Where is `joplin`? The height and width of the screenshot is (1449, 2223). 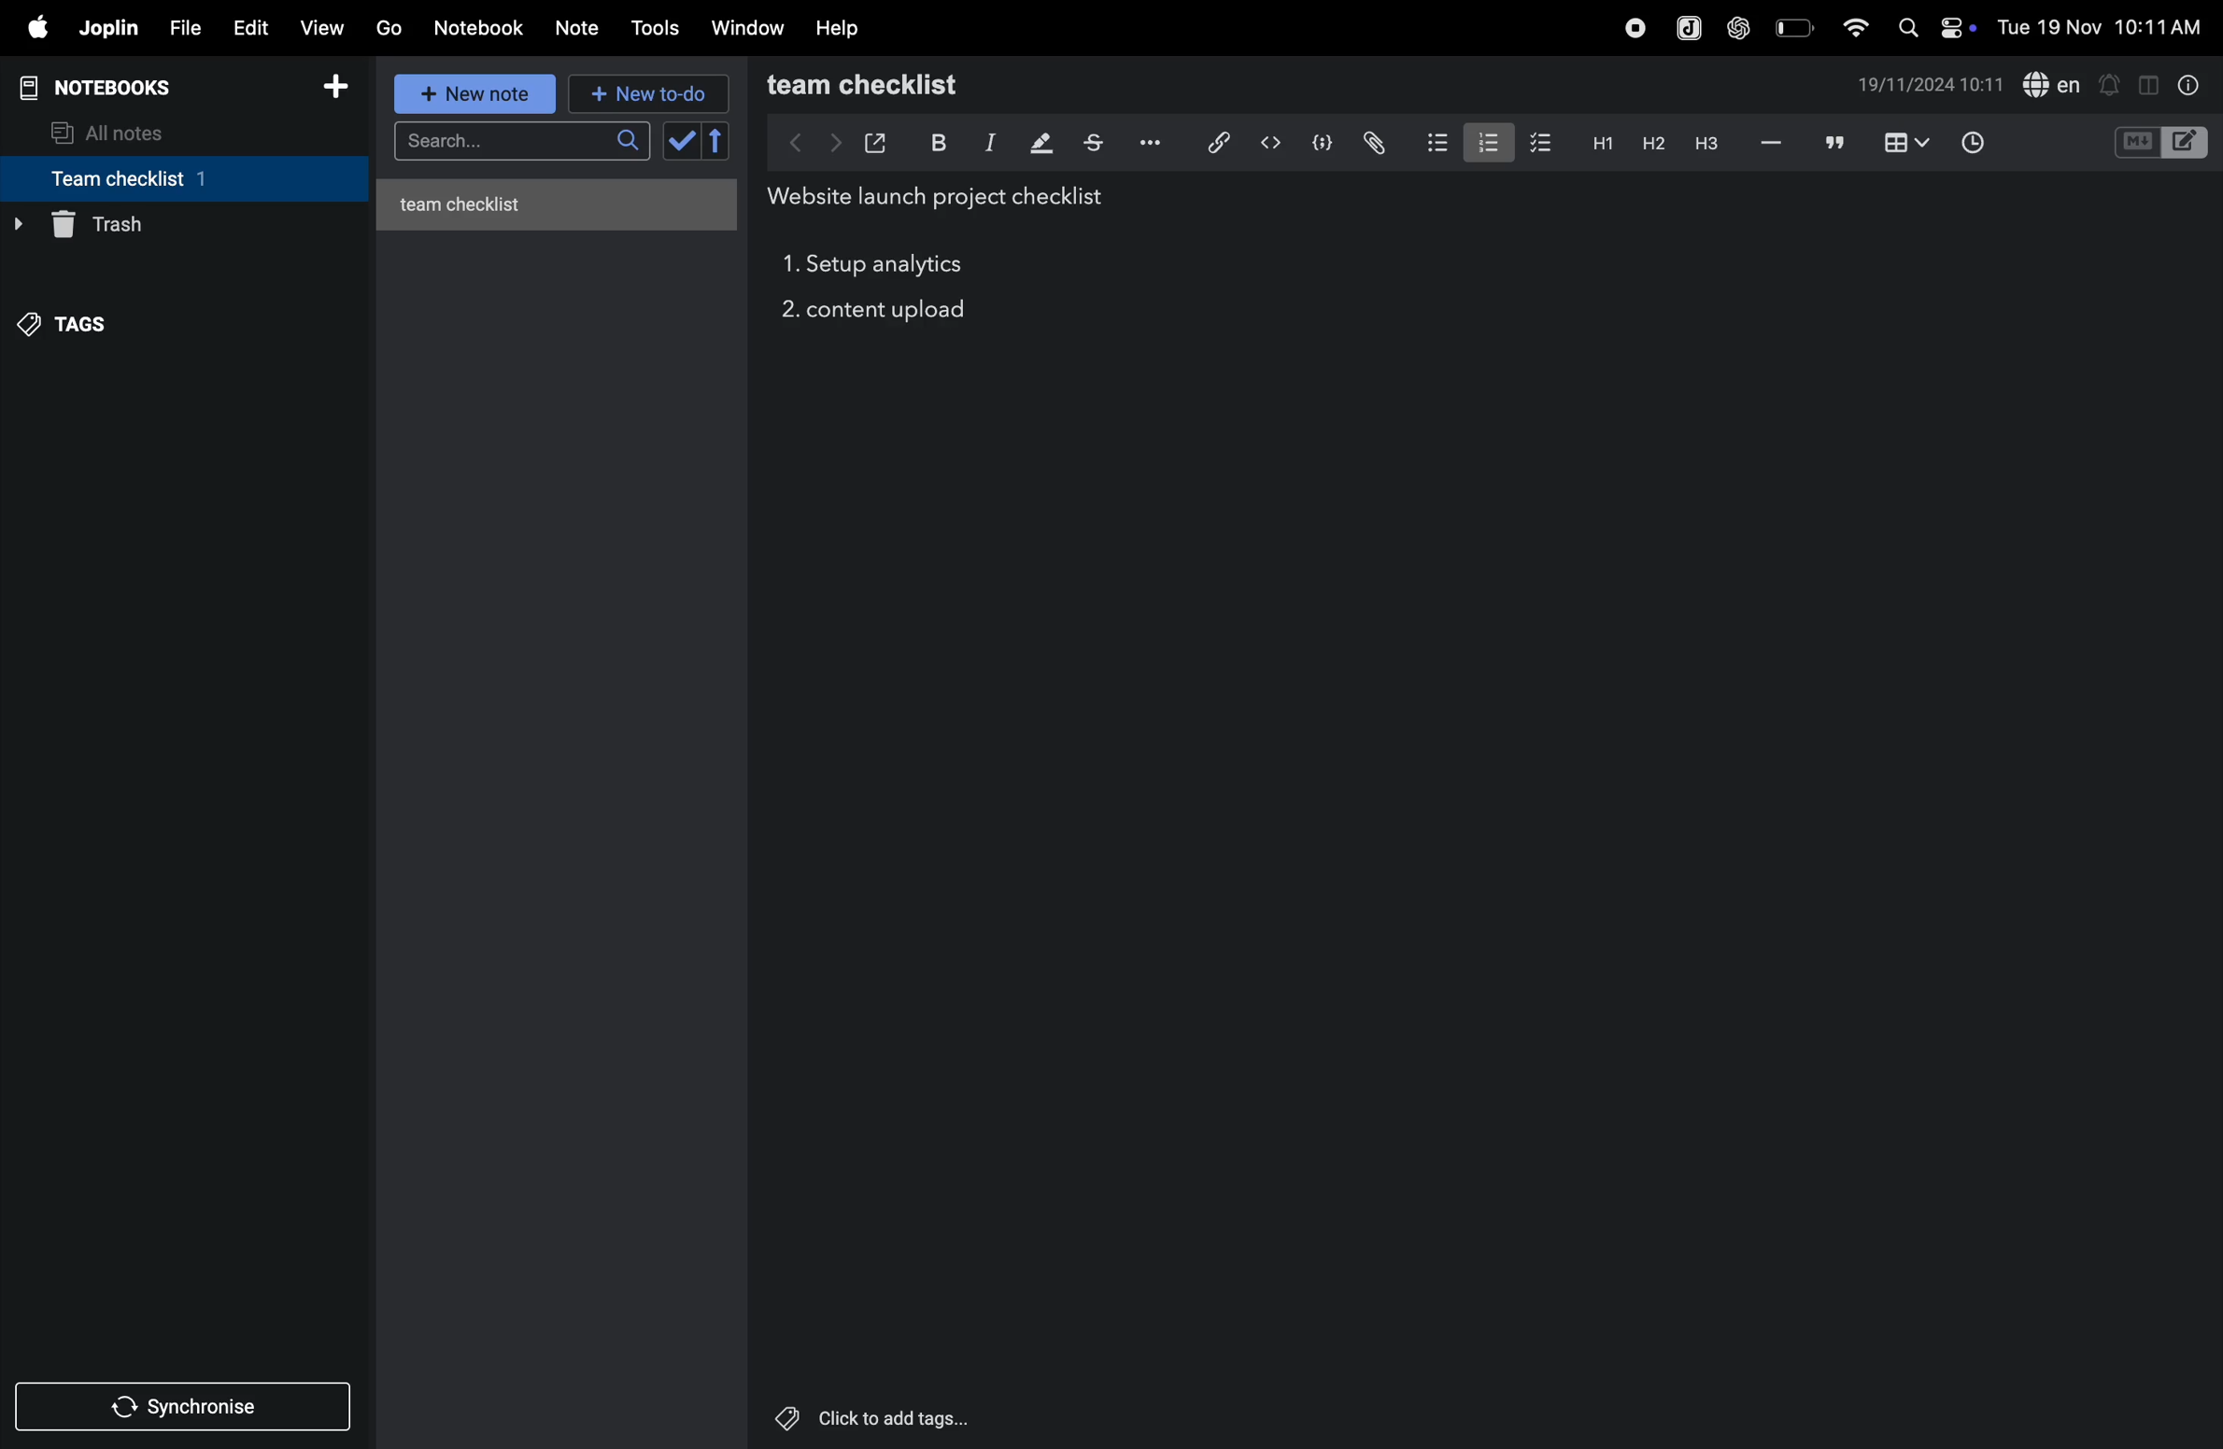
joplin is located at coordinates (1683, 25).